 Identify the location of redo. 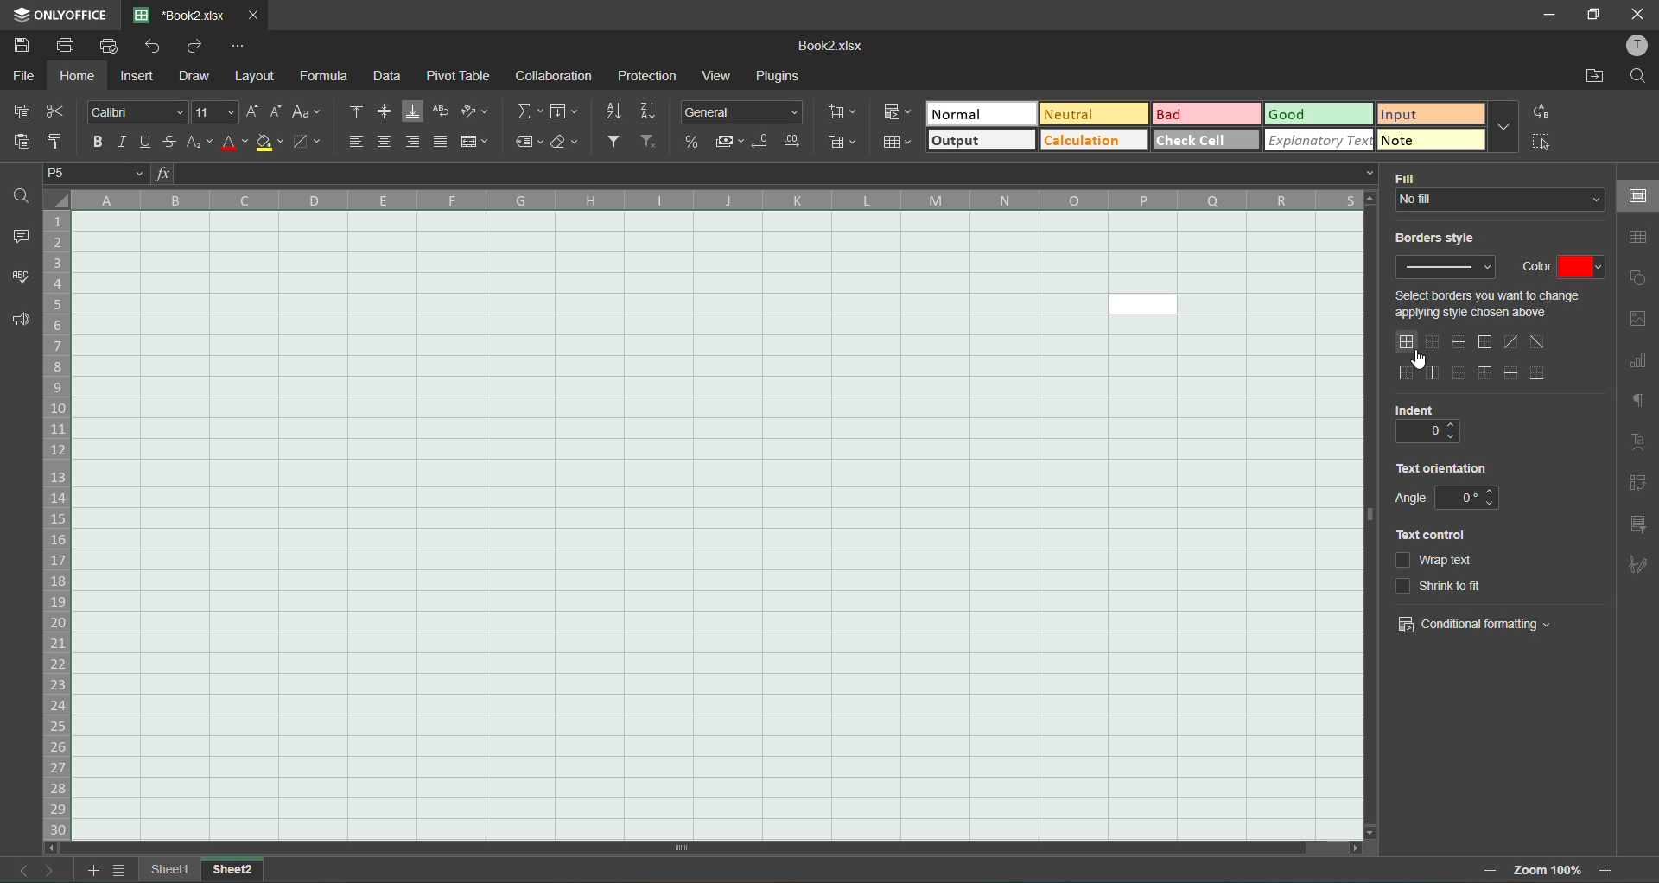
(197, 48).